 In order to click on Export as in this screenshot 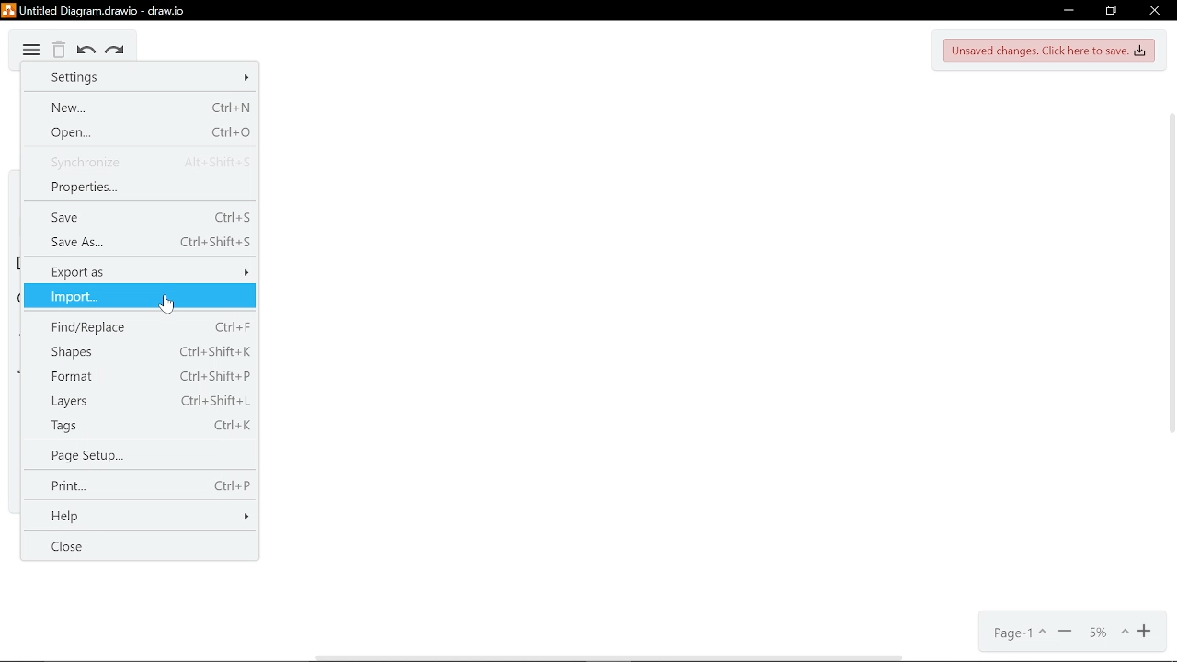, I will do `click(142, 270)`.